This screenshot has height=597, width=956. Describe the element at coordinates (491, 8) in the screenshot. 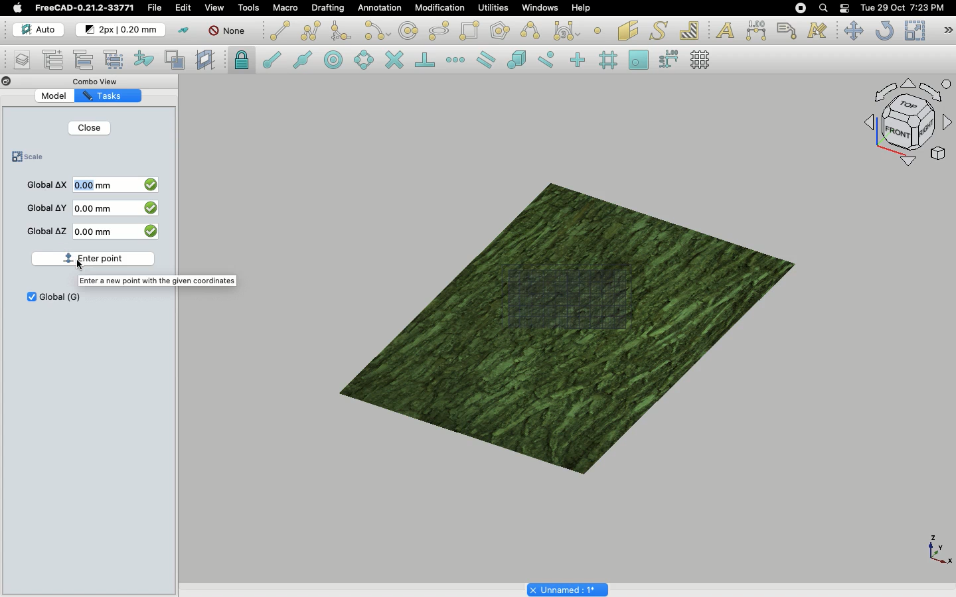

I see `Utilities` at that location.